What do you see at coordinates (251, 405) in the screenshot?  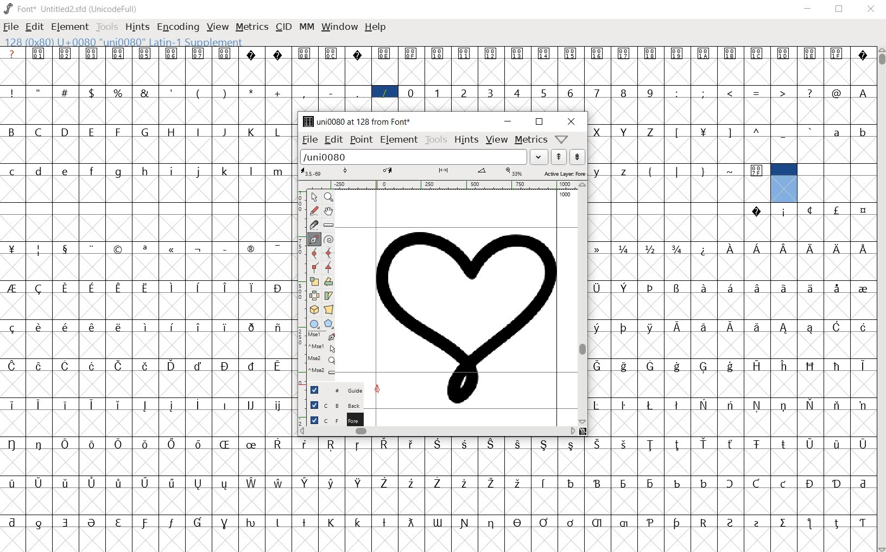 I see `glyph` at bounding box center [251, 405].